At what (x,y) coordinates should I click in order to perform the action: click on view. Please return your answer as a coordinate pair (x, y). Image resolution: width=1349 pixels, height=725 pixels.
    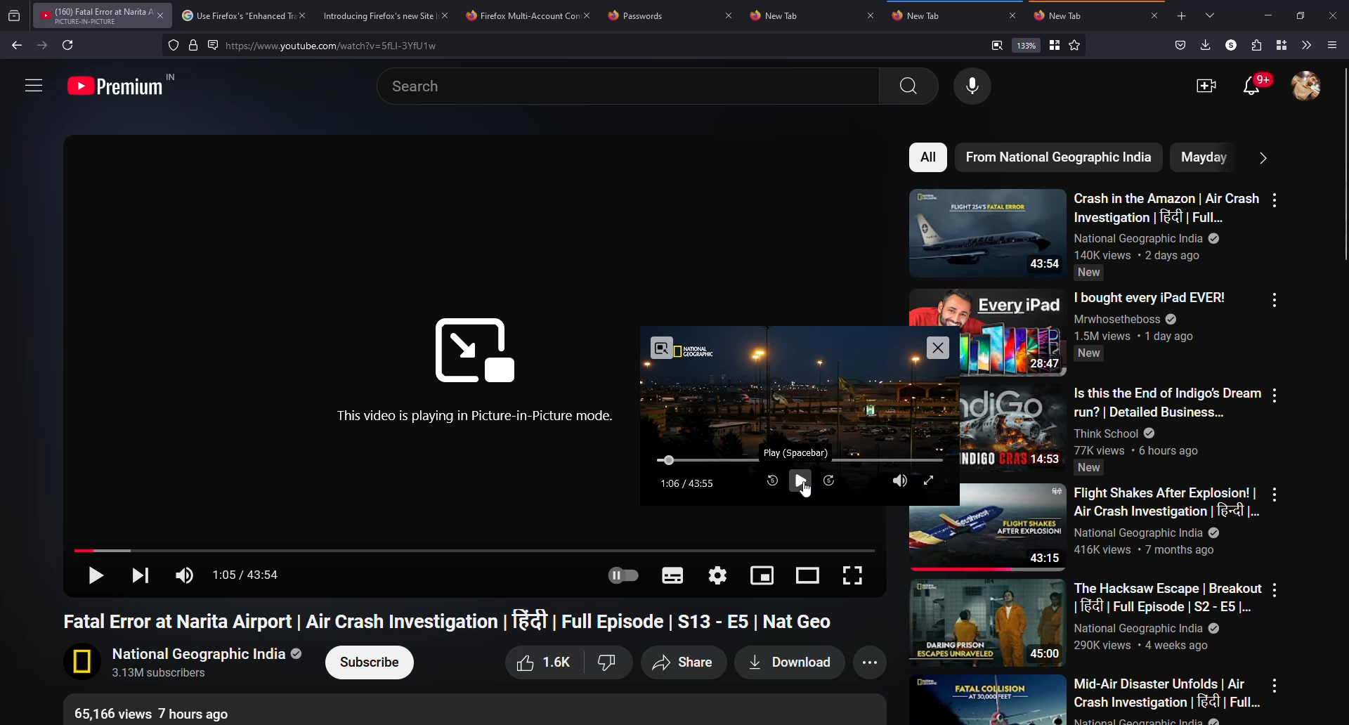
    Looking at the image, I should click on (809, 574).